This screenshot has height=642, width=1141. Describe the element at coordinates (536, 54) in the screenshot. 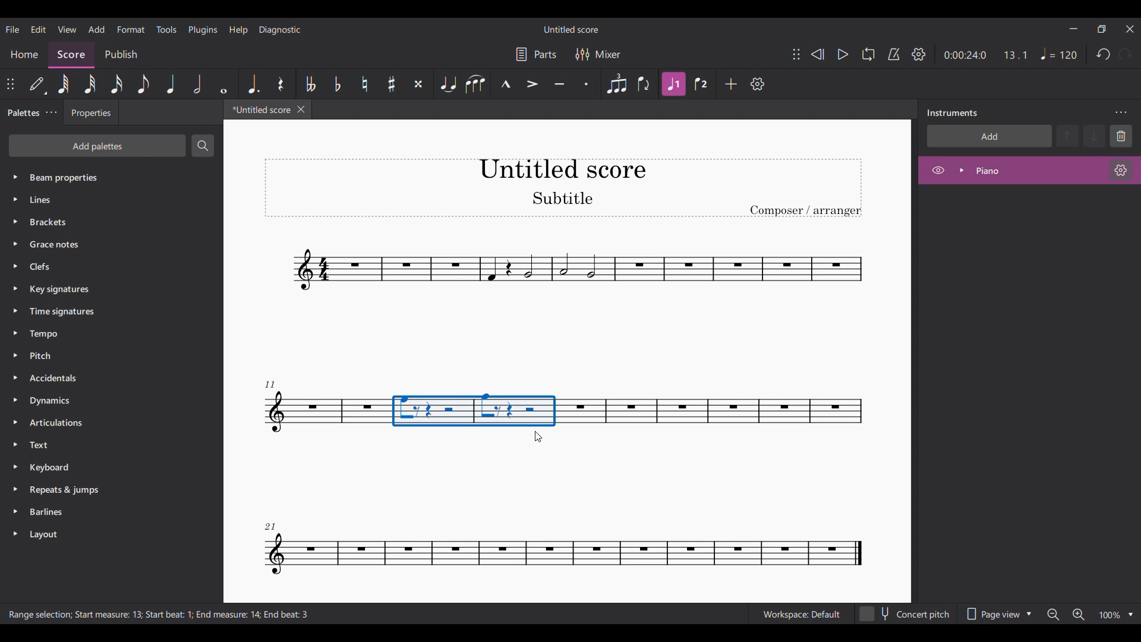

I see `Manage parts` at that location.